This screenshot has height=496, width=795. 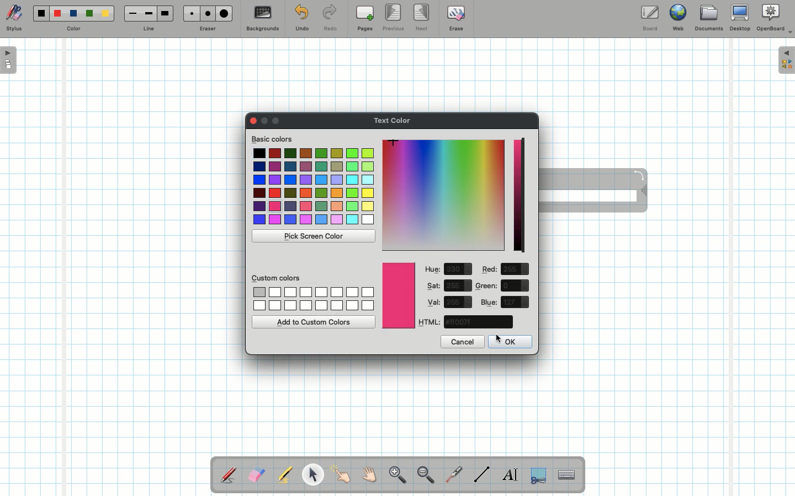 I want to click on Color picked, so click(x=398, y=295).